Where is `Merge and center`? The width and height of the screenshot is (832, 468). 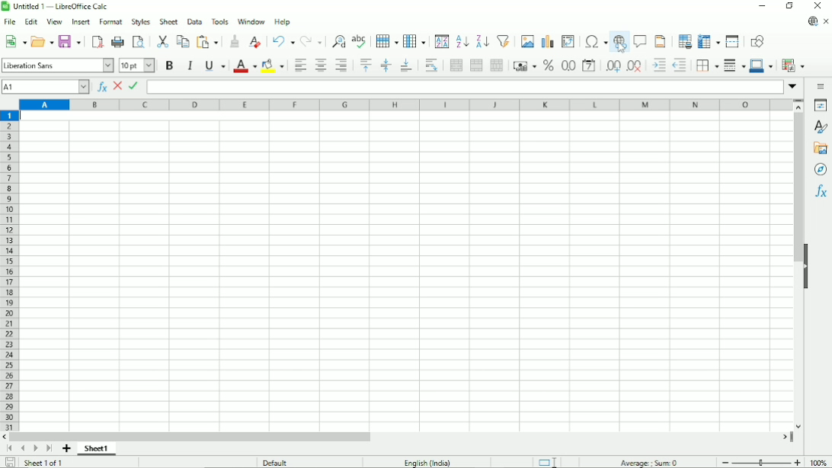
Merge and center is located at coordinates (455, 66).